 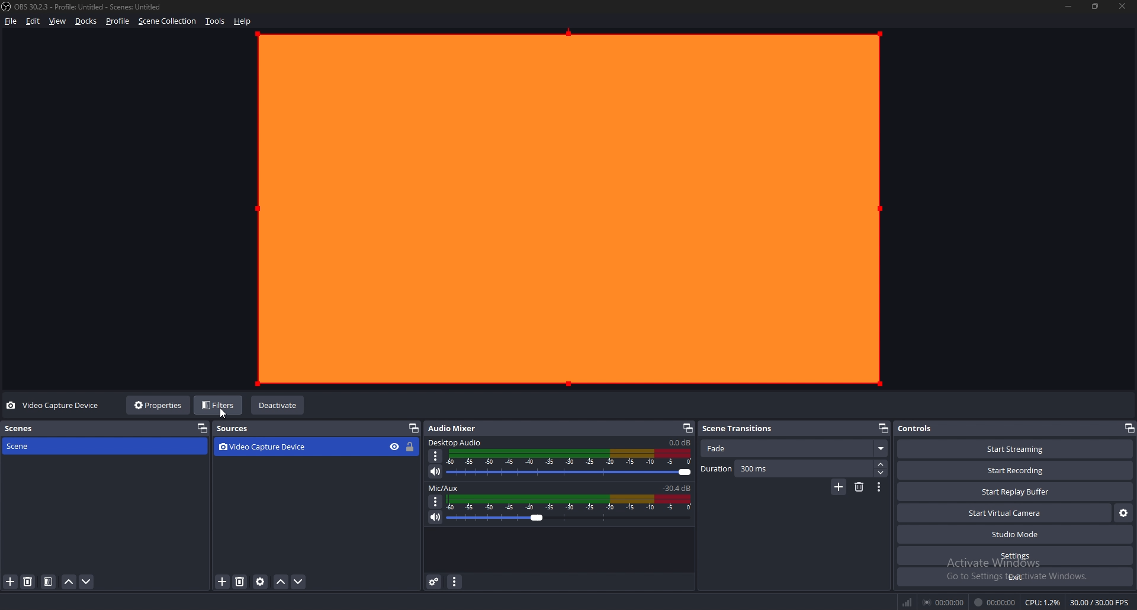 What do you see at coordinates (570, 509) in the screenshot?
I see `volume adjust` at bounding box center [570, 509].